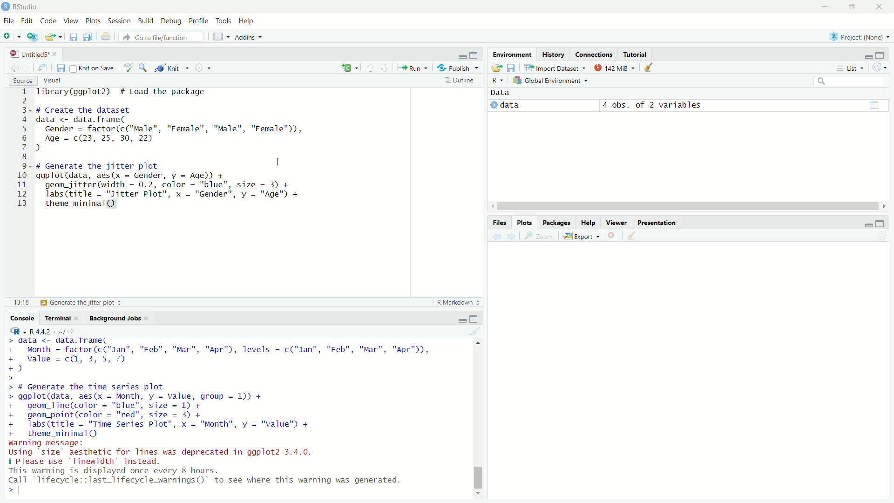 Image resolution: width=894 pixels, height=503 pixels. Describe the element at coordinates (178, 411) in the screenshot. I see `code to generate the time series plot` at that location.